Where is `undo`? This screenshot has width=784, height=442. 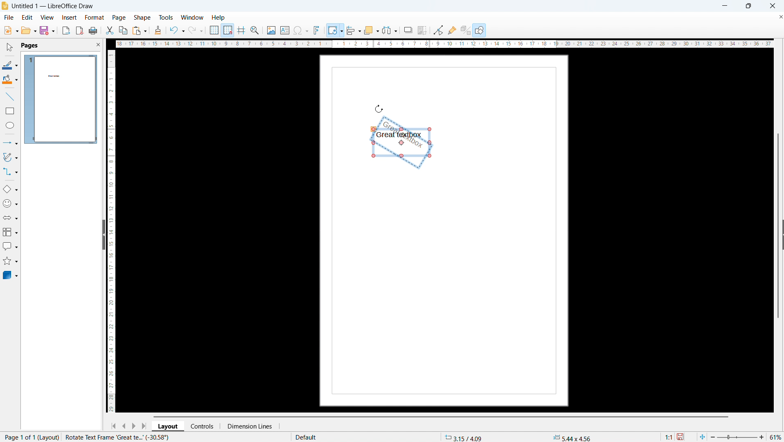
undo is located at coordinates (177, 30).